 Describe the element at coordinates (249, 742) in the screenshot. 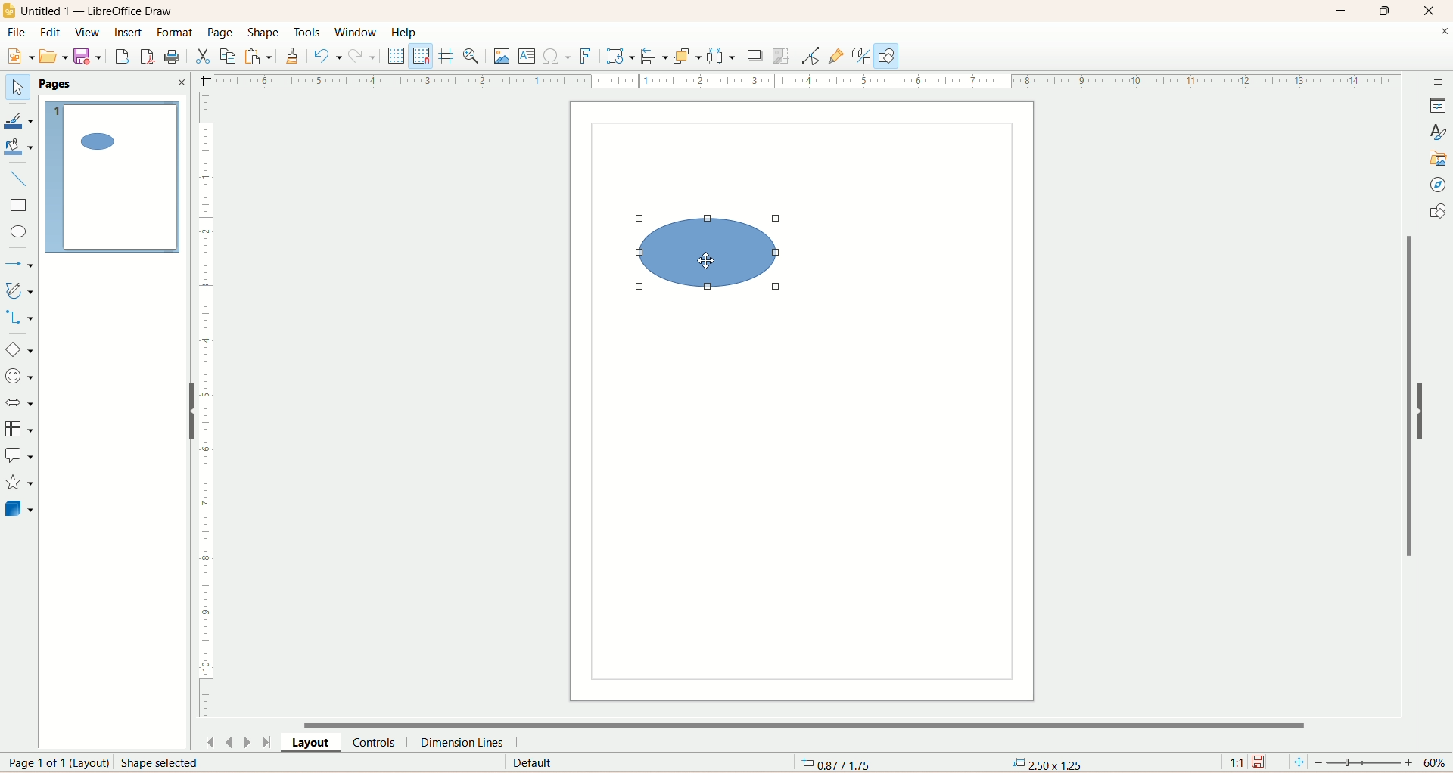

I see `next page` at that location.